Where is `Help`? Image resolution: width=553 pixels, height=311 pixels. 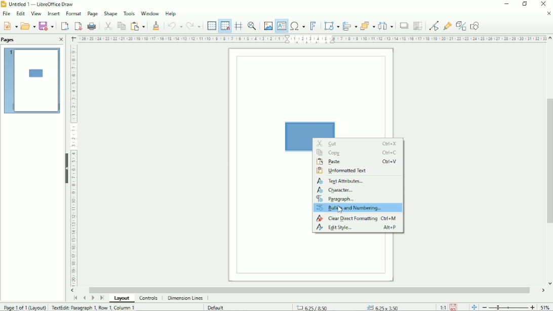
Help is located at coordinates (170, 14).